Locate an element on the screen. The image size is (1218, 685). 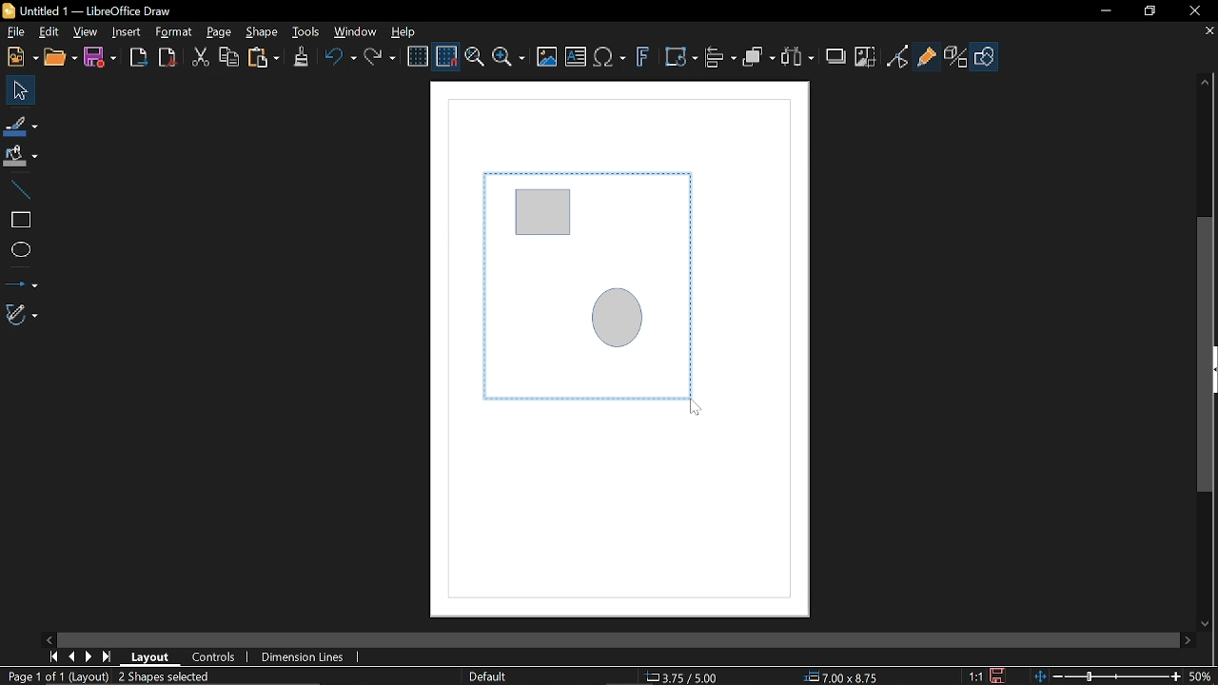
Save as pdf is located at coordinates (167, 57).